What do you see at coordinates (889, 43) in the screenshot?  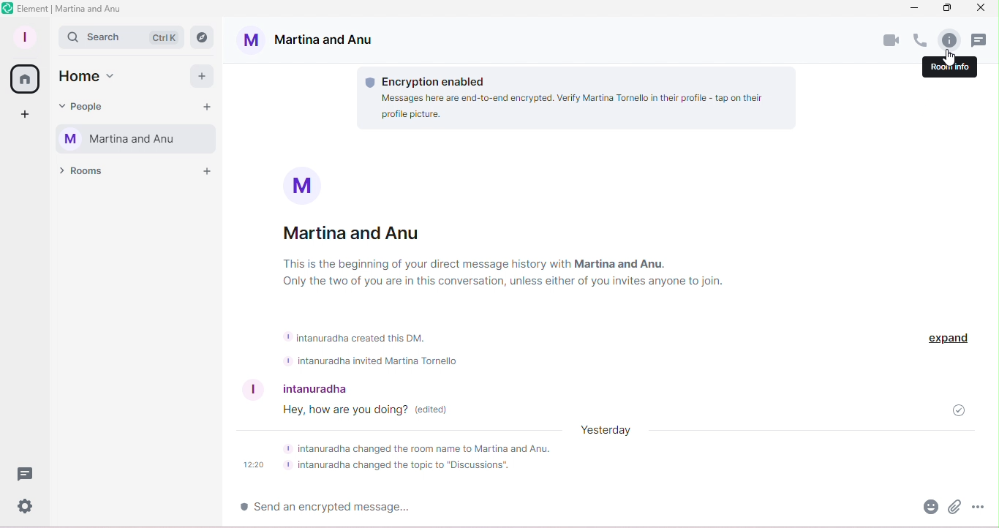 I see `Video call` at bounding box center [889, 43].